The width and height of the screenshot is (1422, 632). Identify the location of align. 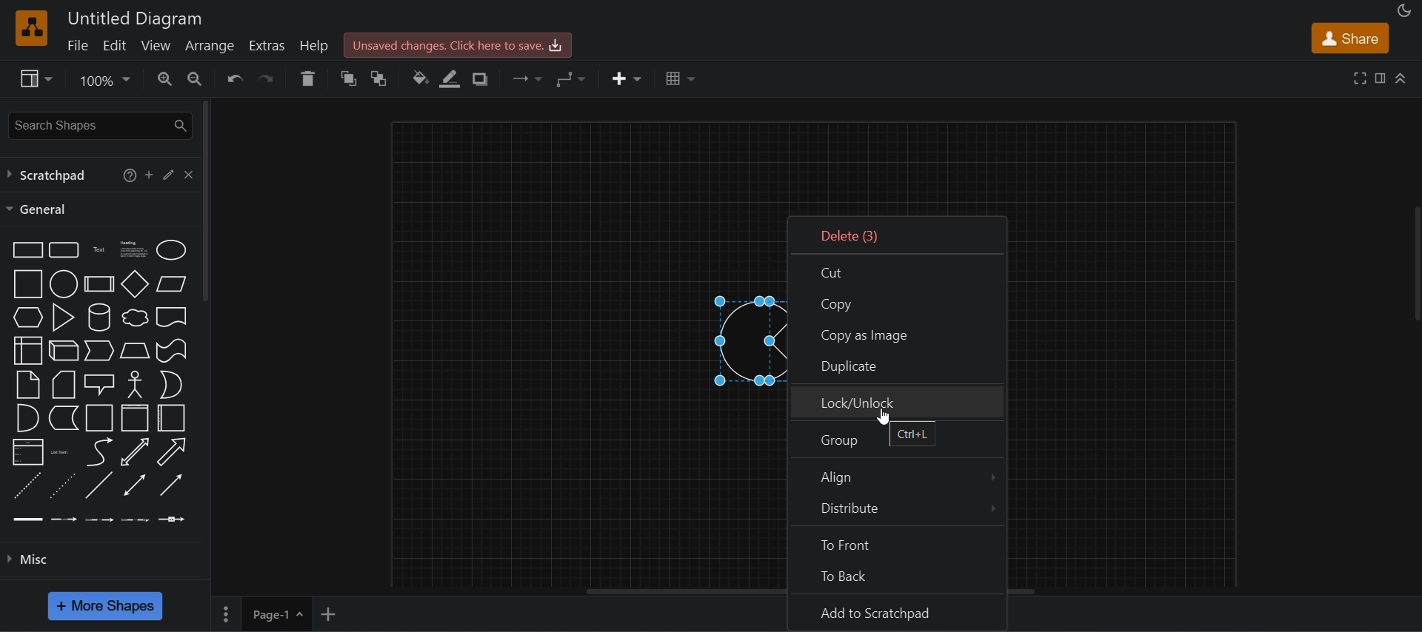
(893, 474).